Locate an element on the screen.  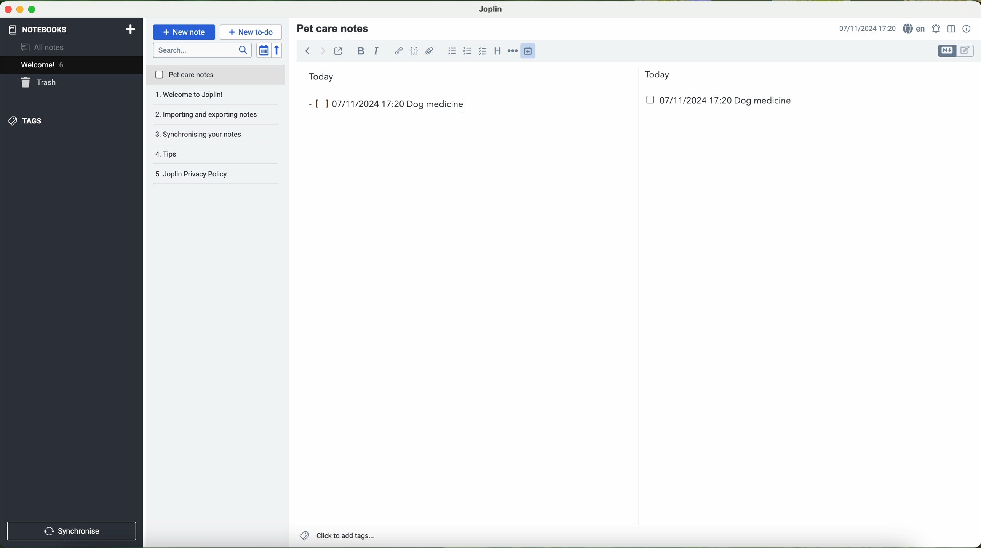
add is located at coordinates (131, 28).